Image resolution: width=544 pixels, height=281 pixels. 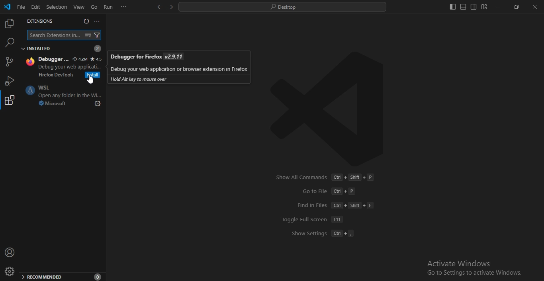 What do you see at coordinates (55, 75) in the screenshot?
I see `Firefox DevTools` at bounding box center [55, 75].